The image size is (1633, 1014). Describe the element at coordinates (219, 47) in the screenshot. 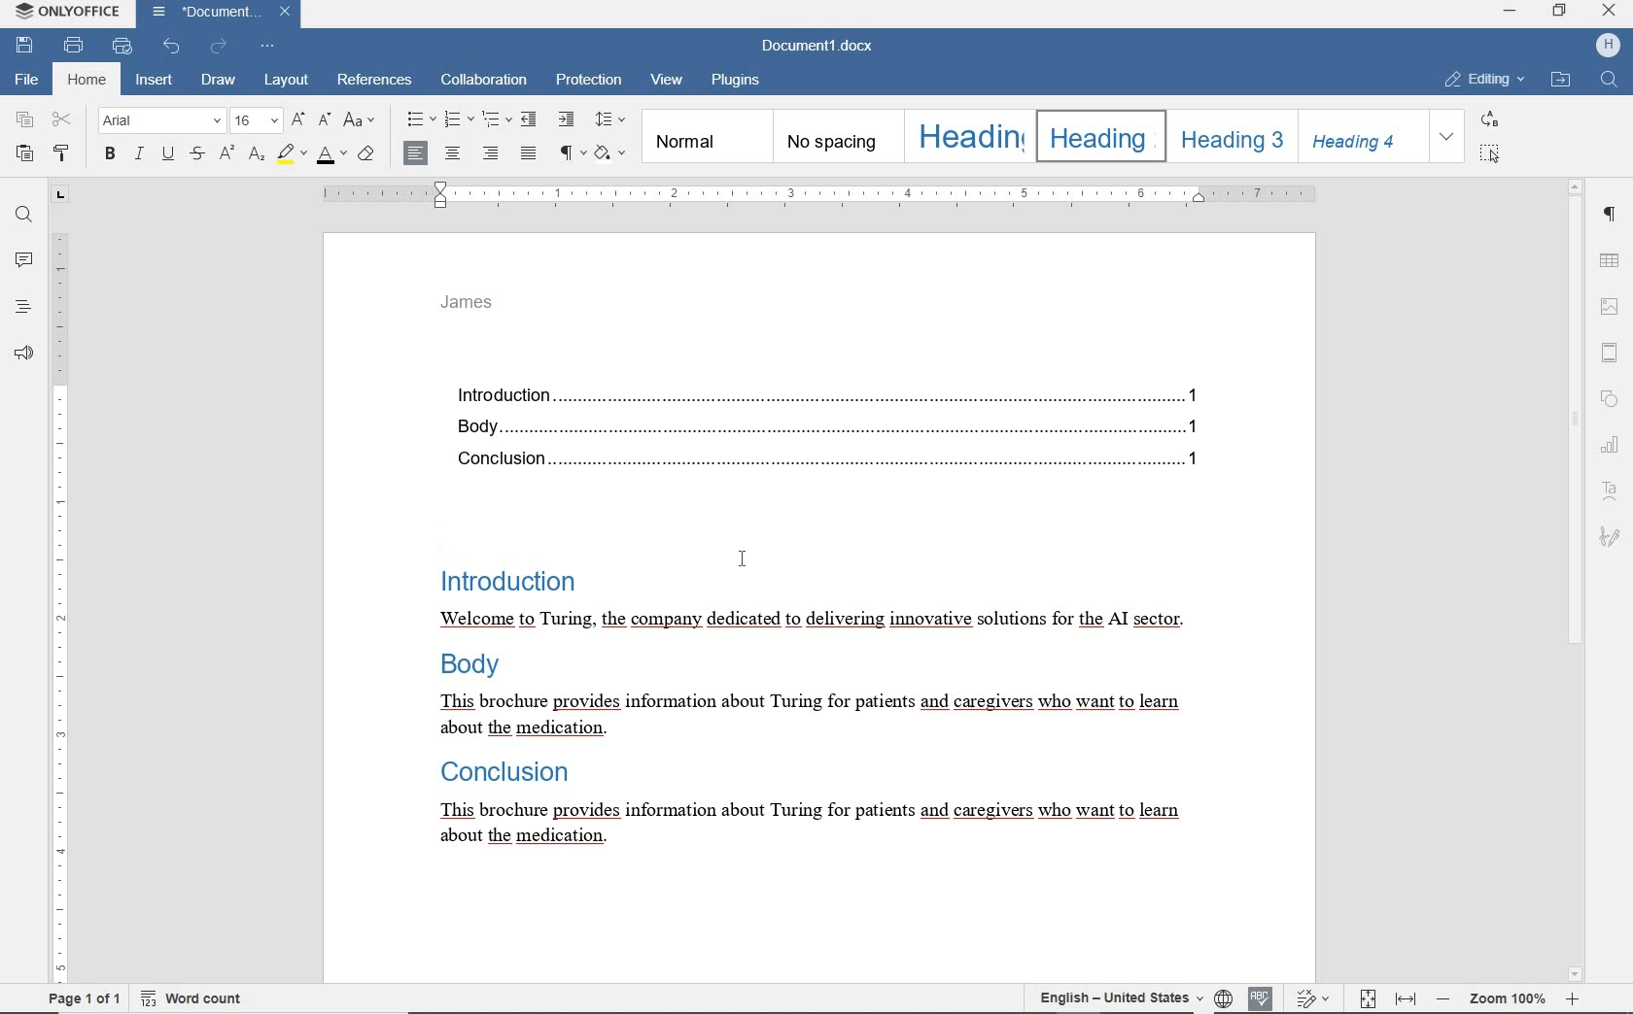

I see `redo` at that location.